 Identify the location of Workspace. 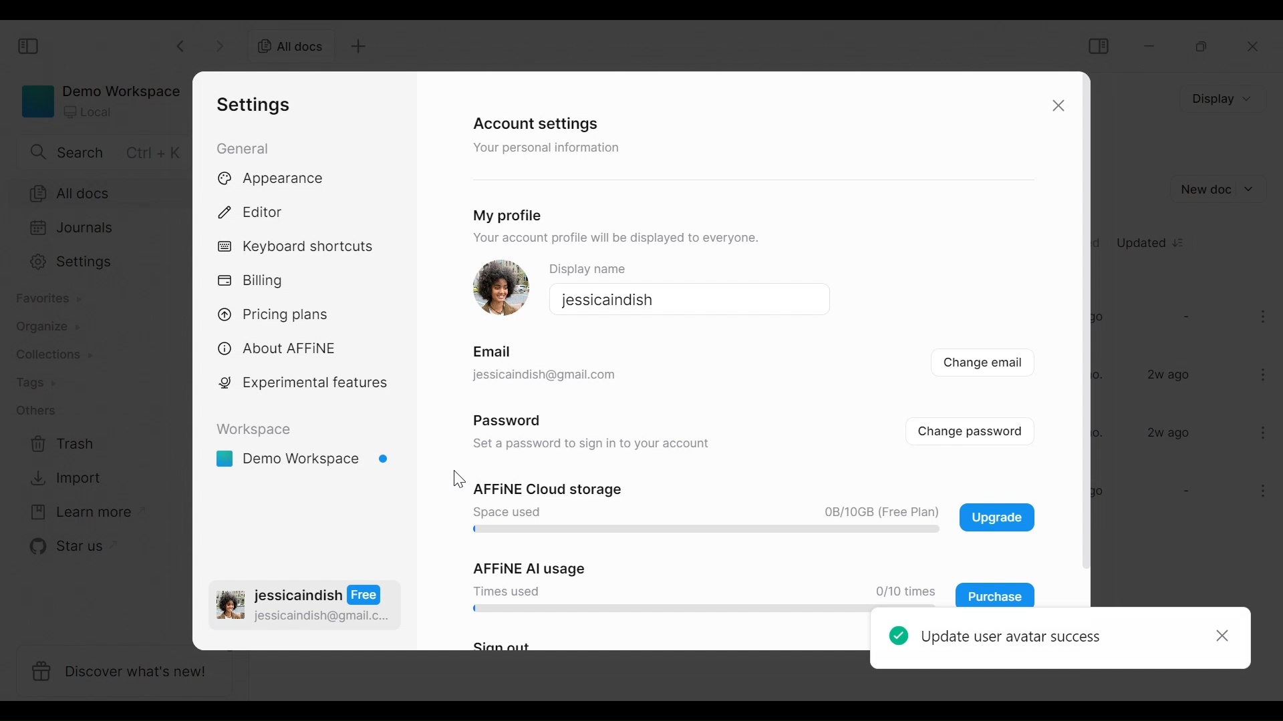
(255, 429).